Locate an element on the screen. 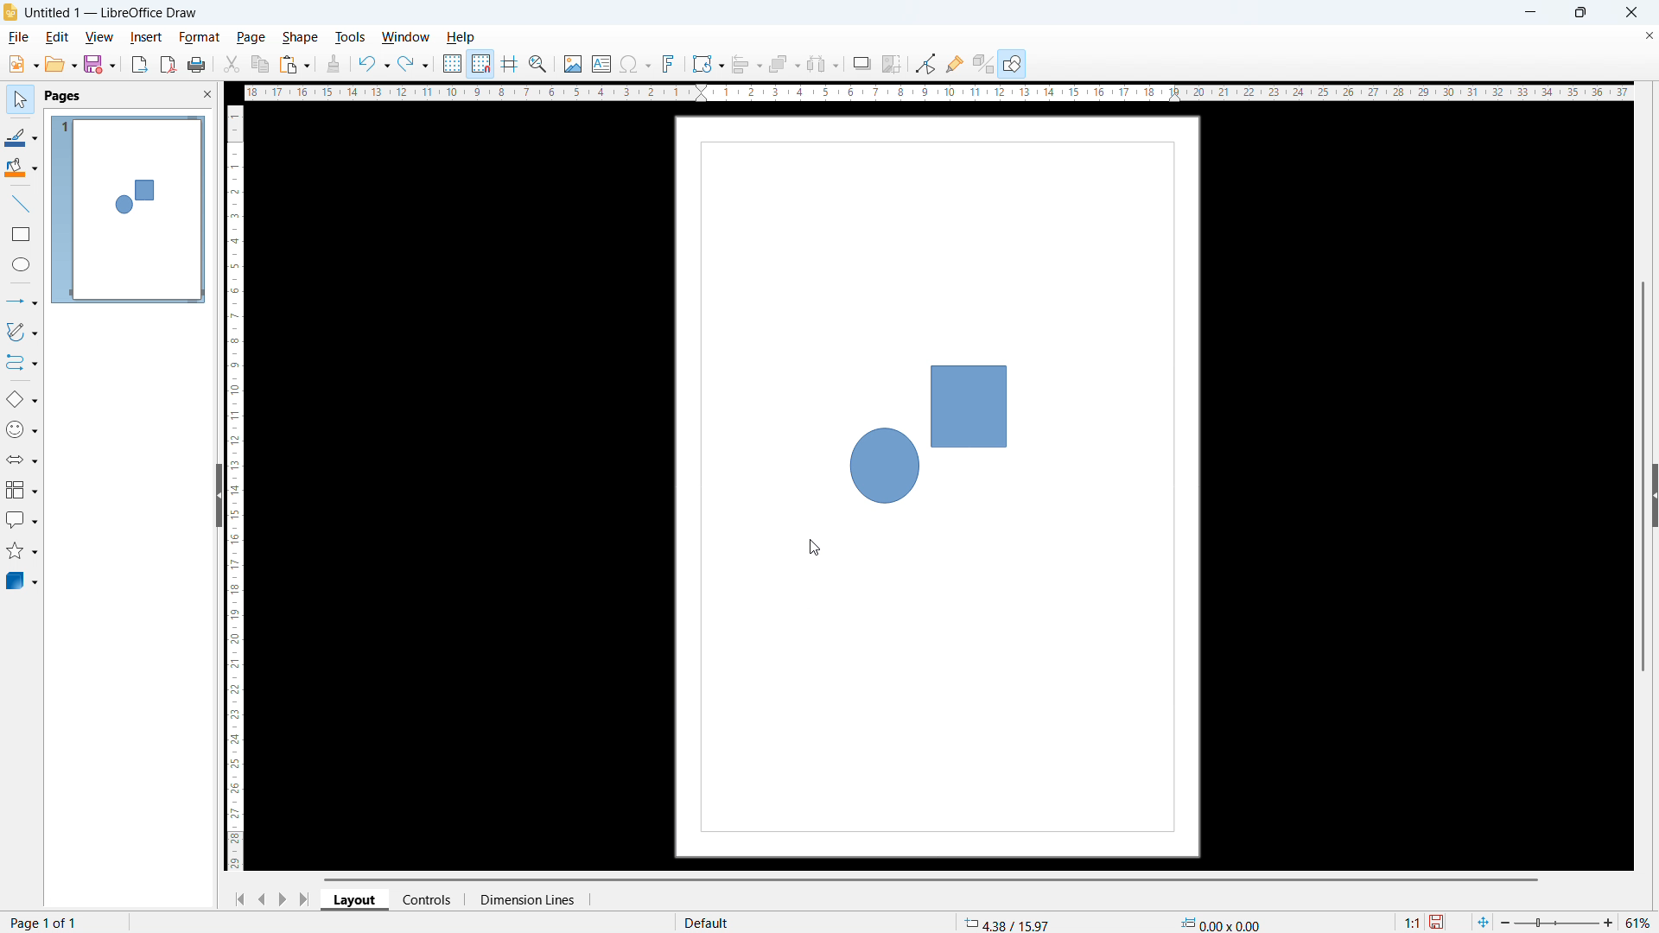 This screenshot has width=1659, height=933. new is located at coordinates (24, 64).